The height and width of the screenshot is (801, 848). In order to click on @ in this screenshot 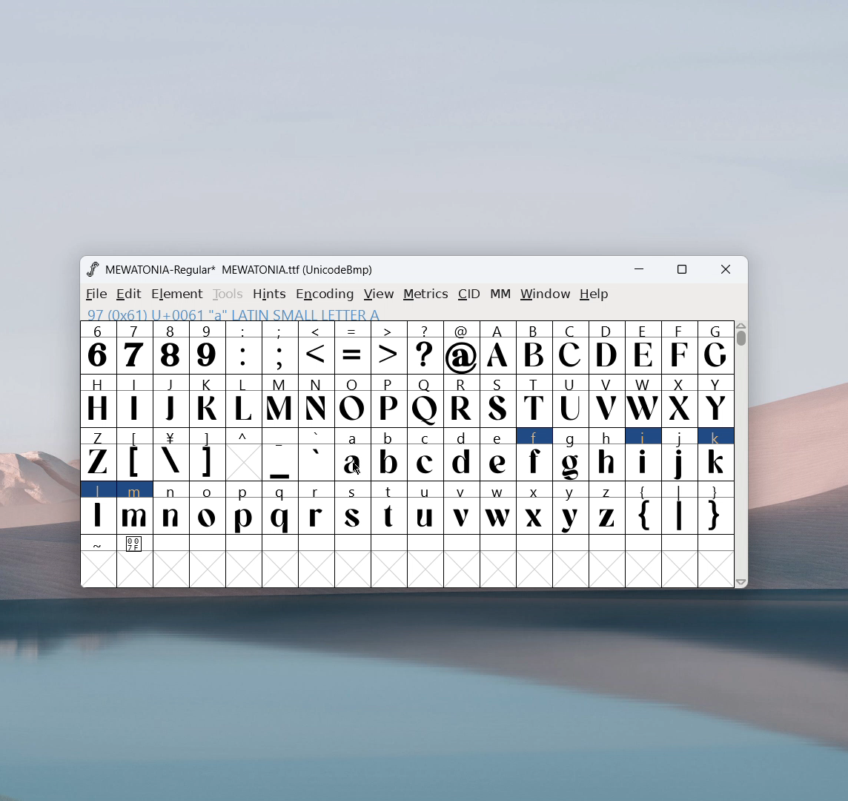, I will do `click(463, 348)`.